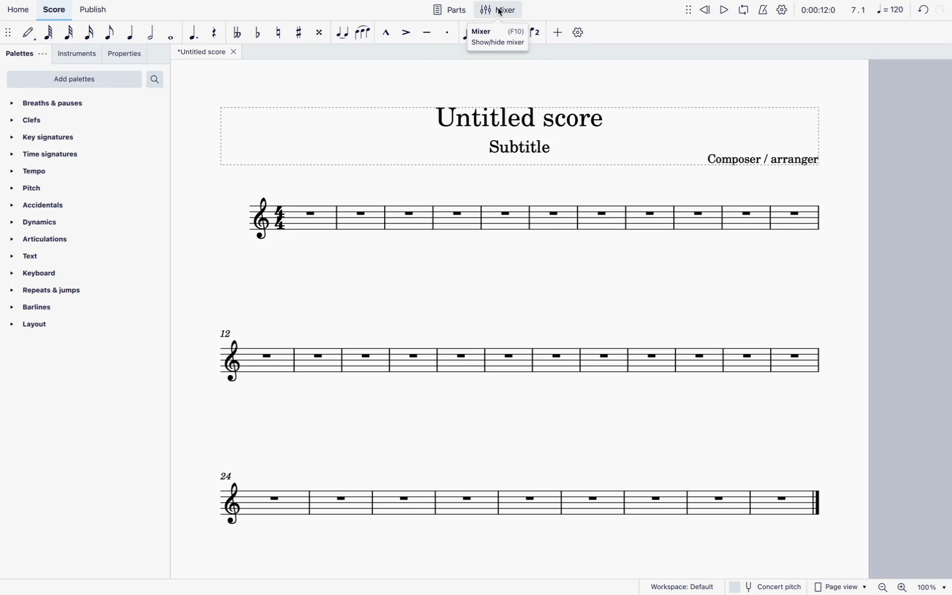 The height and width of the screenshot is (595, 952). I want to click on back, so click(920, 10).